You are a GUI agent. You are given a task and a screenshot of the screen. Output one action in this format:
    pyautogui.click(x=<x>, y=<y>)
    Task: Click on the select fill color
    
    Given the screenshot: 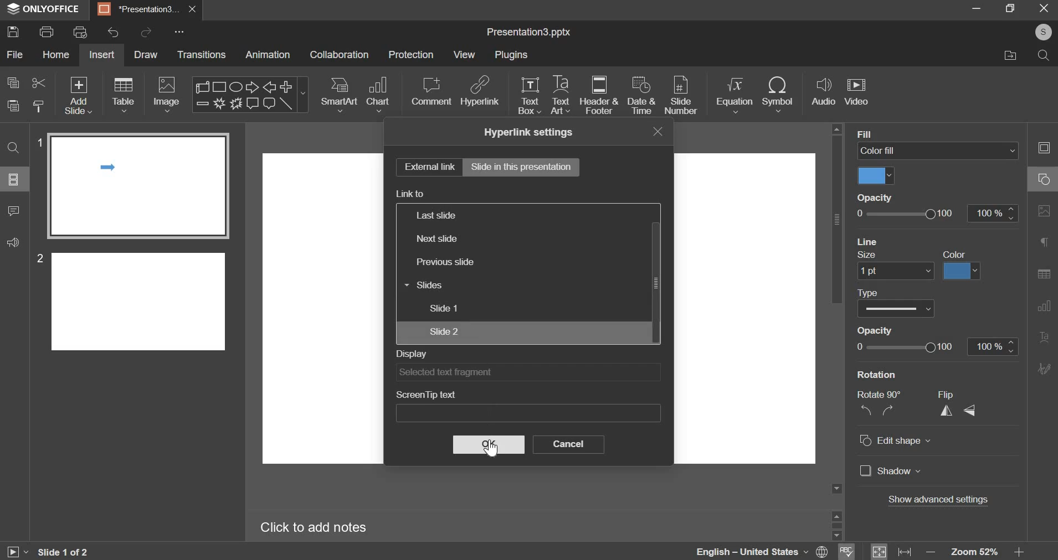 What is the action you would take?
    pyautogui.click(x=876, y=176)
    